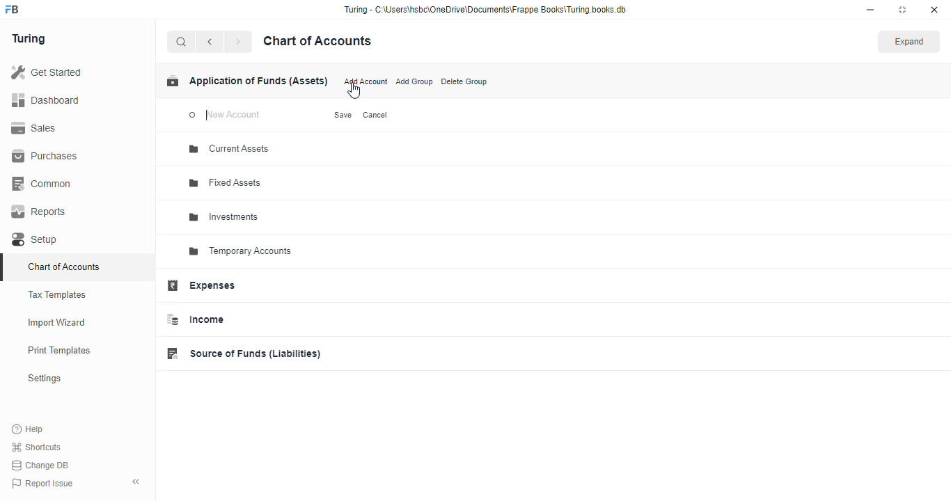 This screenshot has width=951, height=501. What do you see at coordinates (42, 184) in the screenshot?
I see `common` at bounding box center [42, 184].